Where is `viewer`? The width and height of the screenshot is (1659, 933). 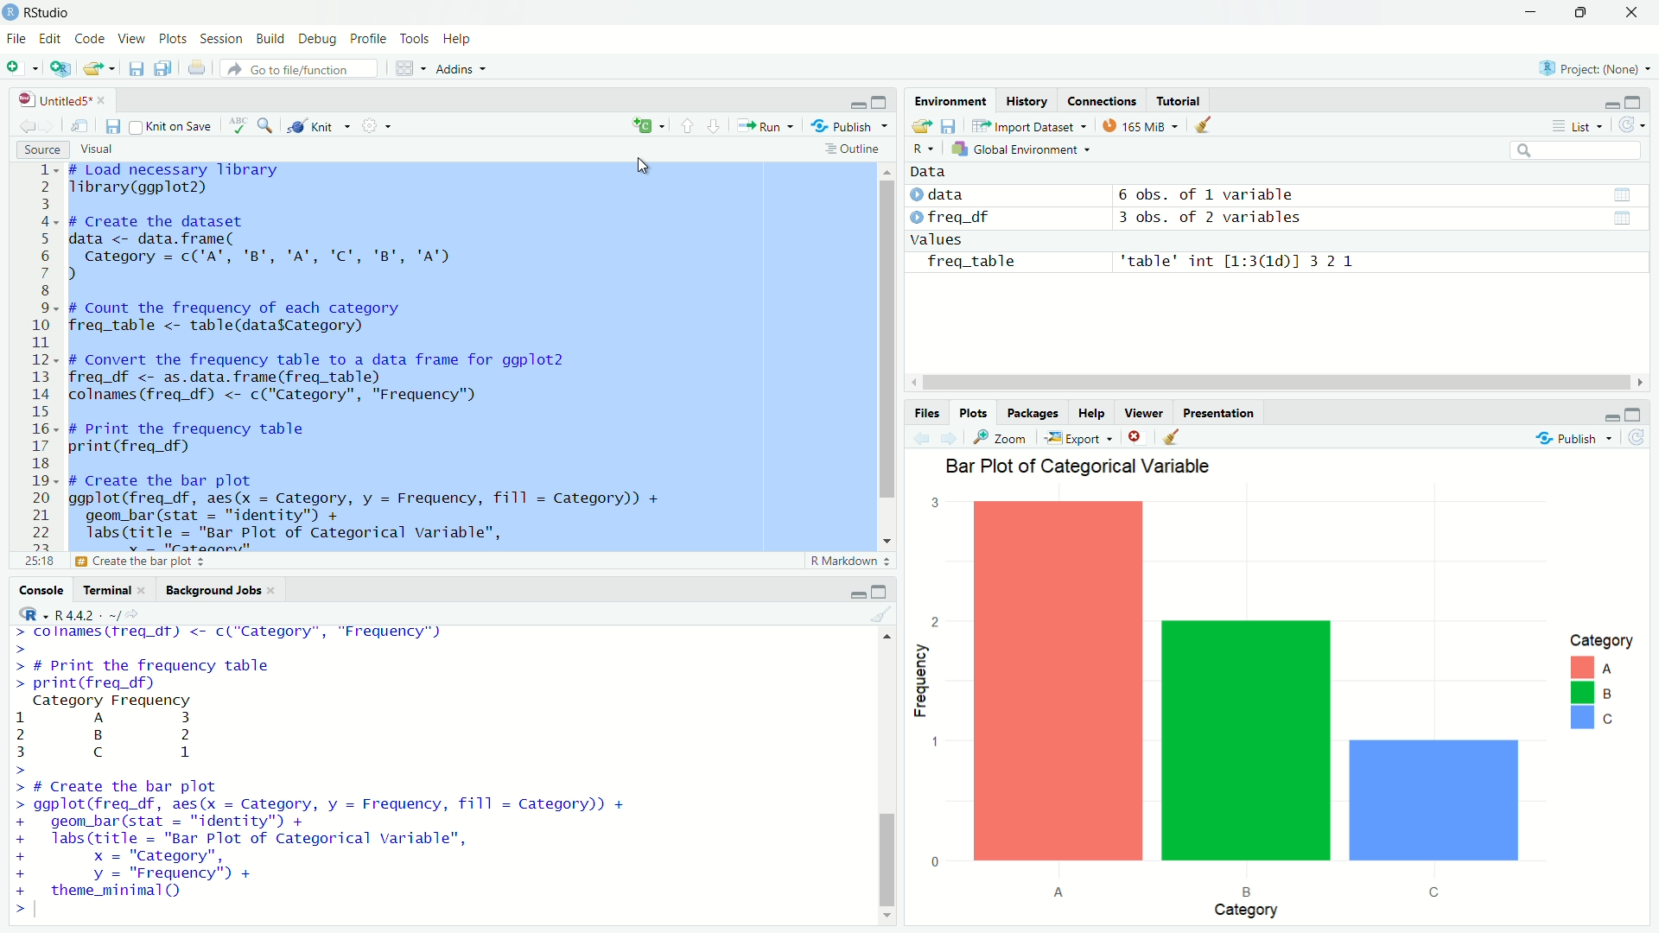
viewer is located at coordinates (1145, 415).